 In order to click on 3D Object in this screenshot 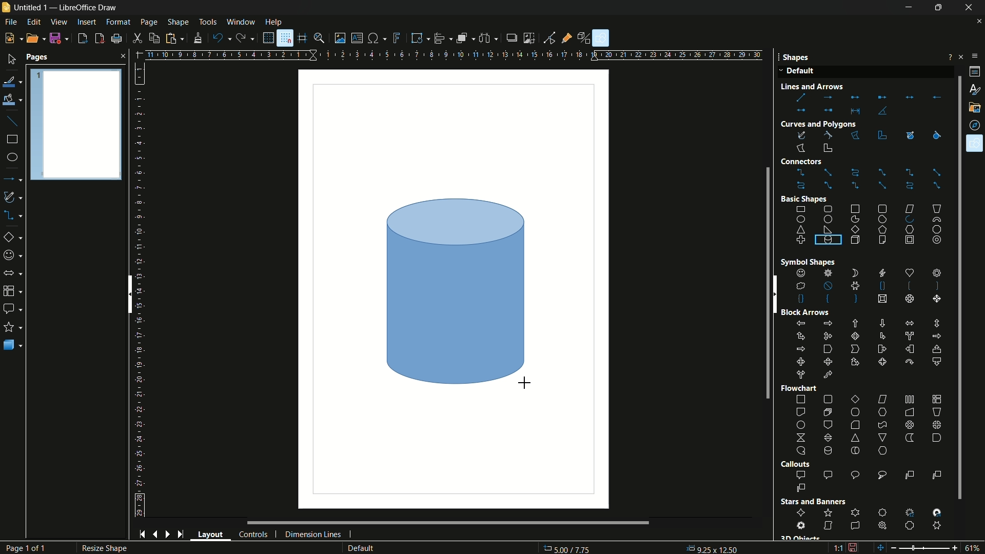, I will do `click(800, 538)`.